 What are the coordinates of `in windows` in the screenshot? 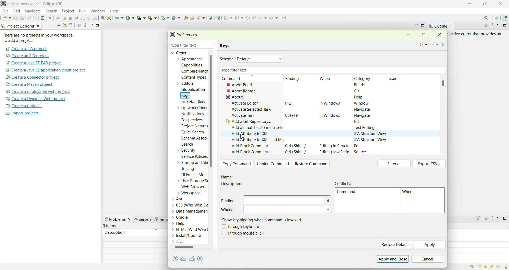 It's located at (330, 104).